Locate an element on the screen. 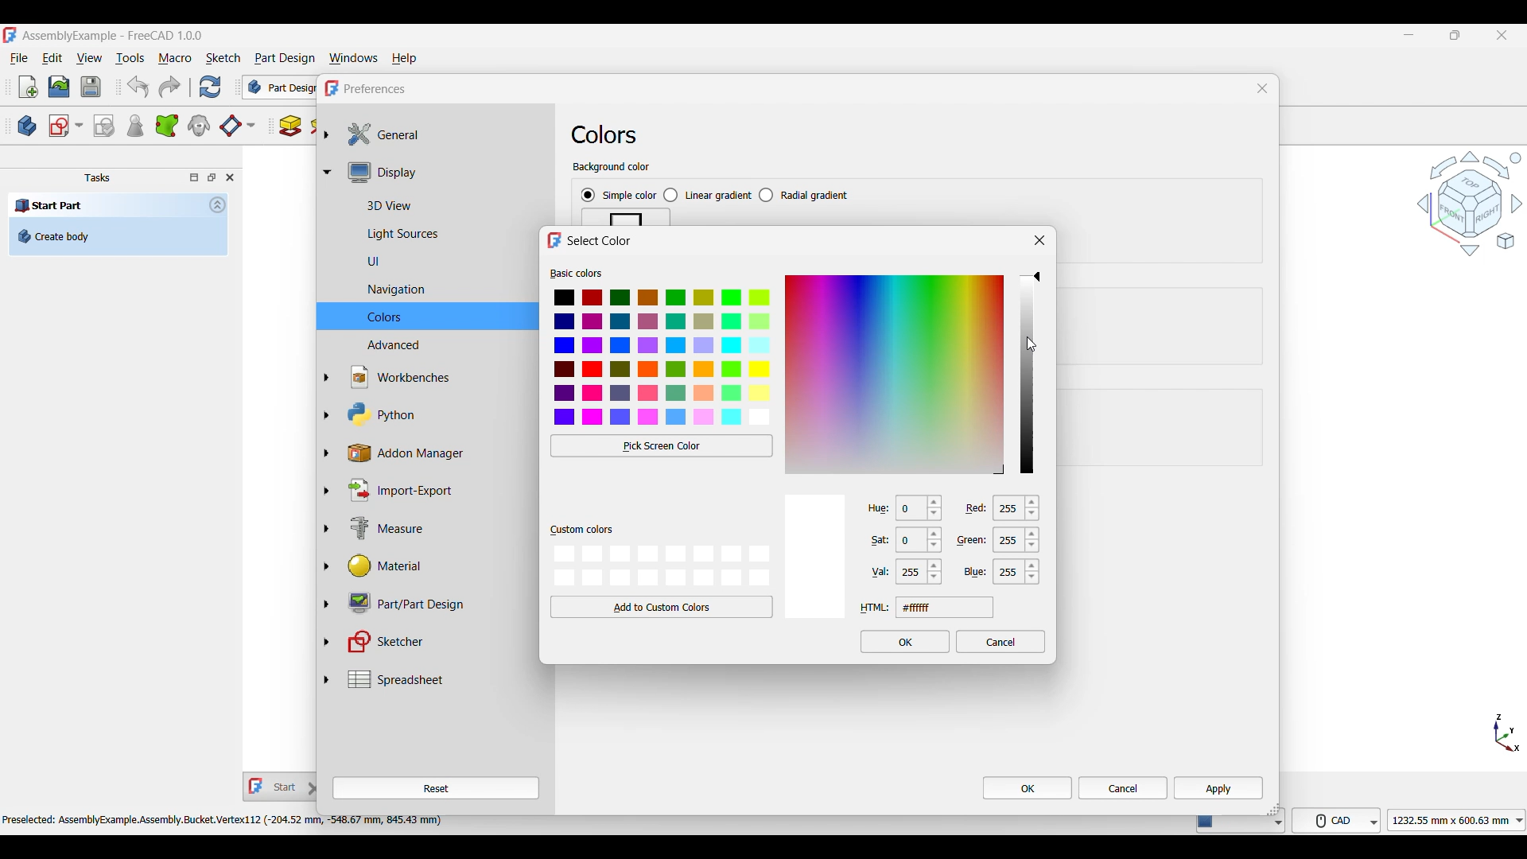 The image size is (1527, 859). Redo is located at coordinates (169, 87).